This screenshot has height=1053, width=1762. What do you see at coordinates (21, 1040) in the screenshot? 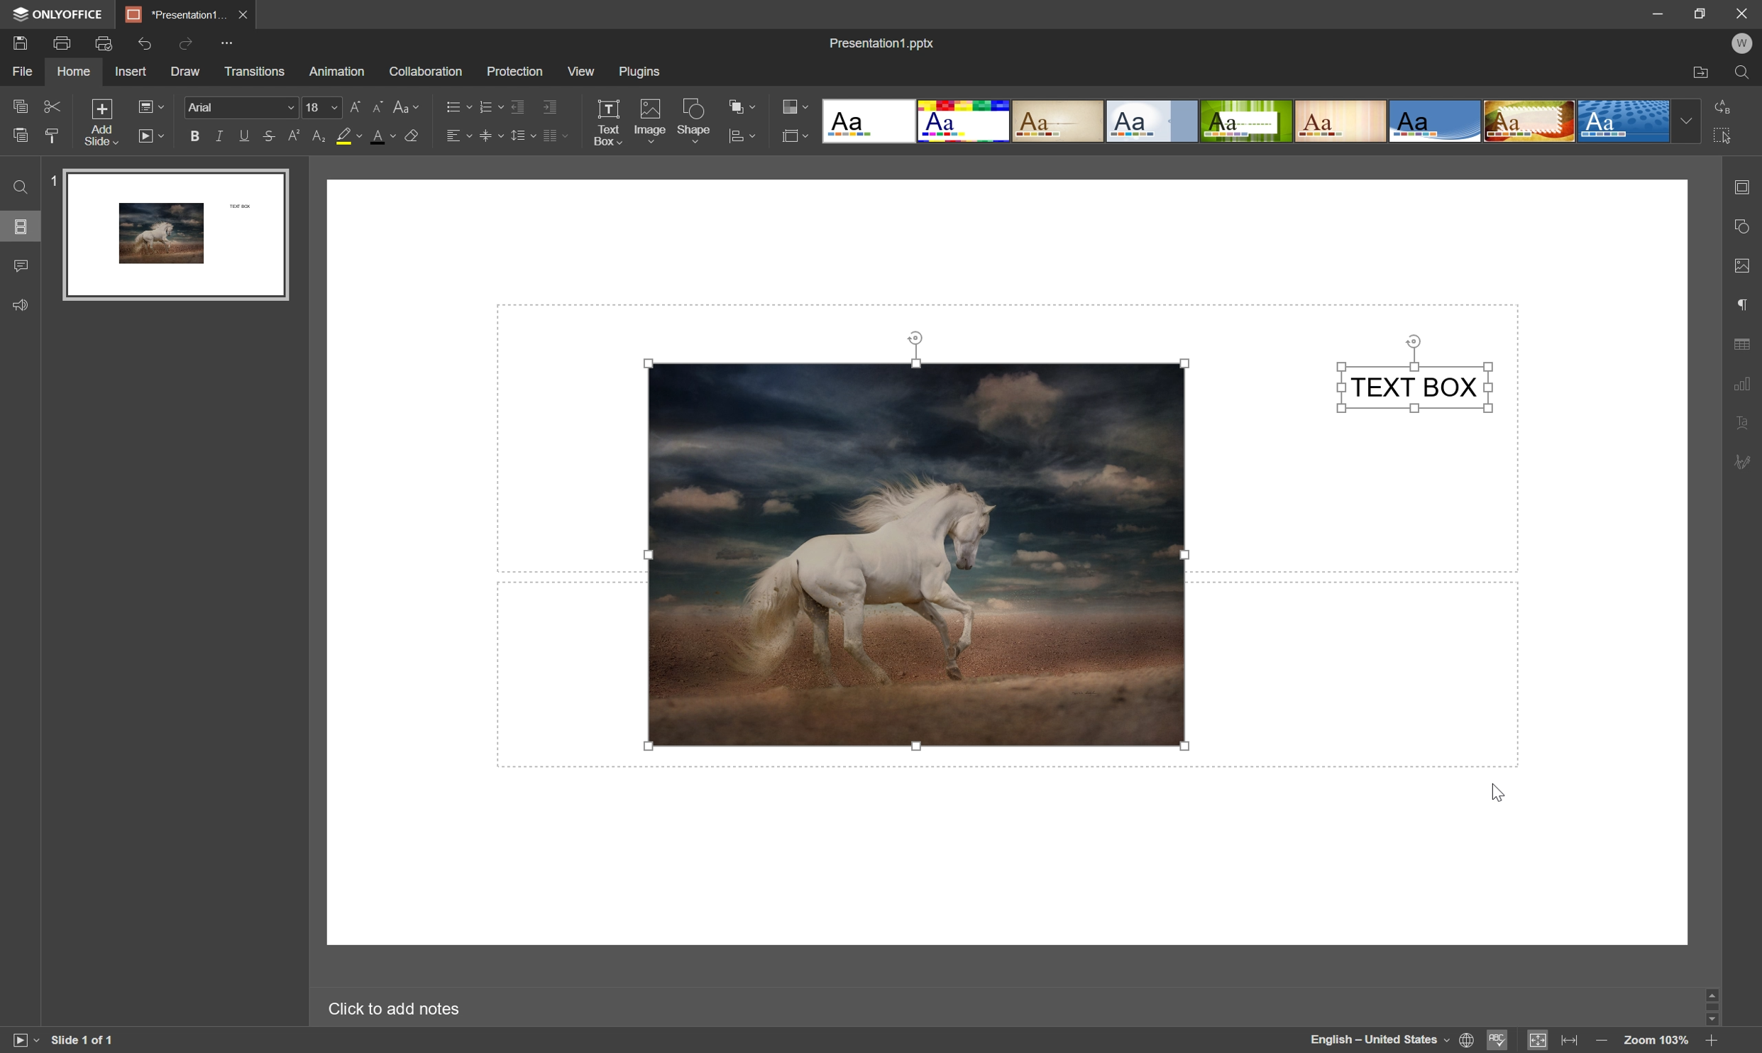
I see `start slideshow` at bounding box center [21, 1040].